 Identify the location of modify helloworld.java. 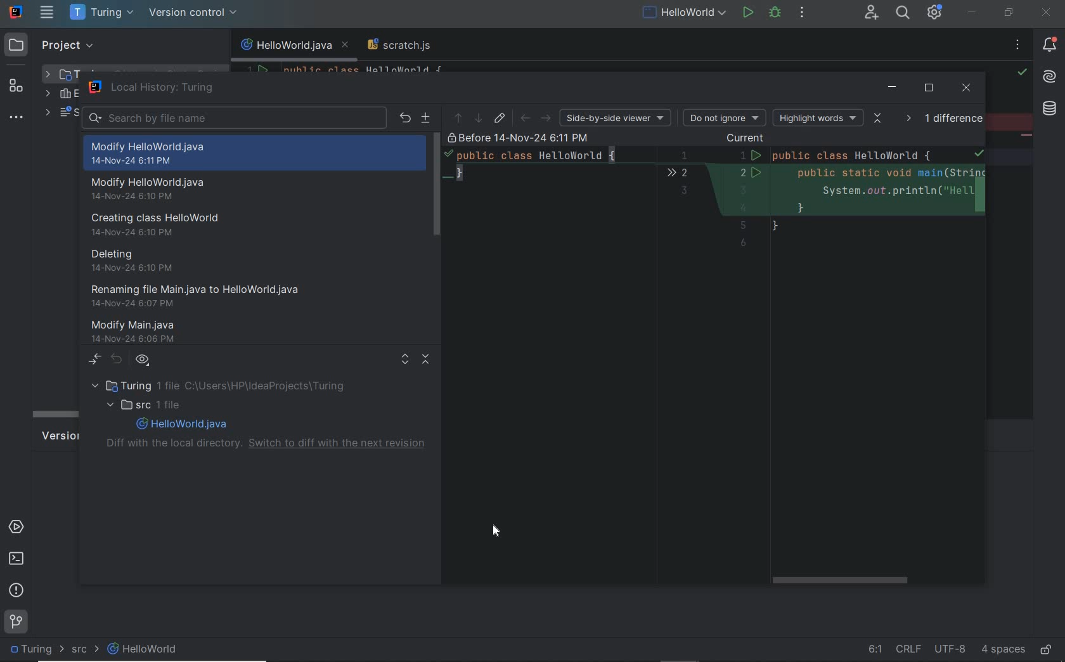
(153, 189).